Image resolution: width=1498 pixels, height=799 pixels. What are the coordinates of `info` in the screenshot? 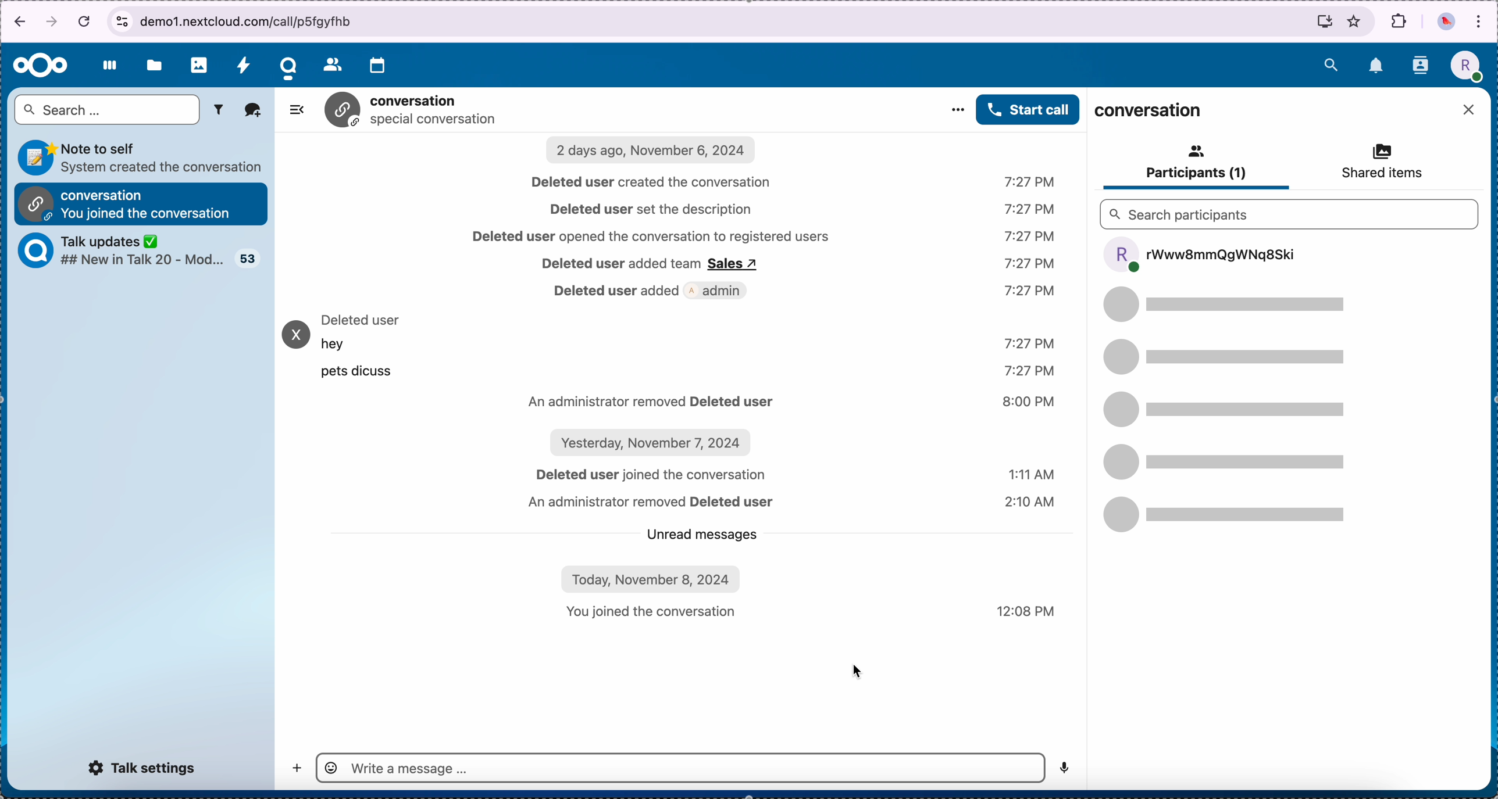 It's located at (679, 496).